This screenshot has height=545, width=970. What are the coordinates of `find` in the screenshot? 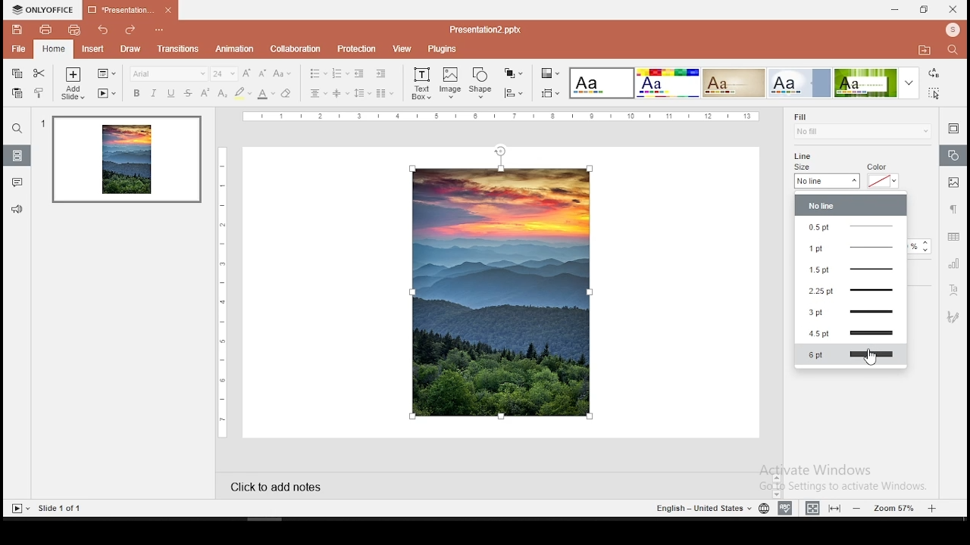 It's located at (18, 129).